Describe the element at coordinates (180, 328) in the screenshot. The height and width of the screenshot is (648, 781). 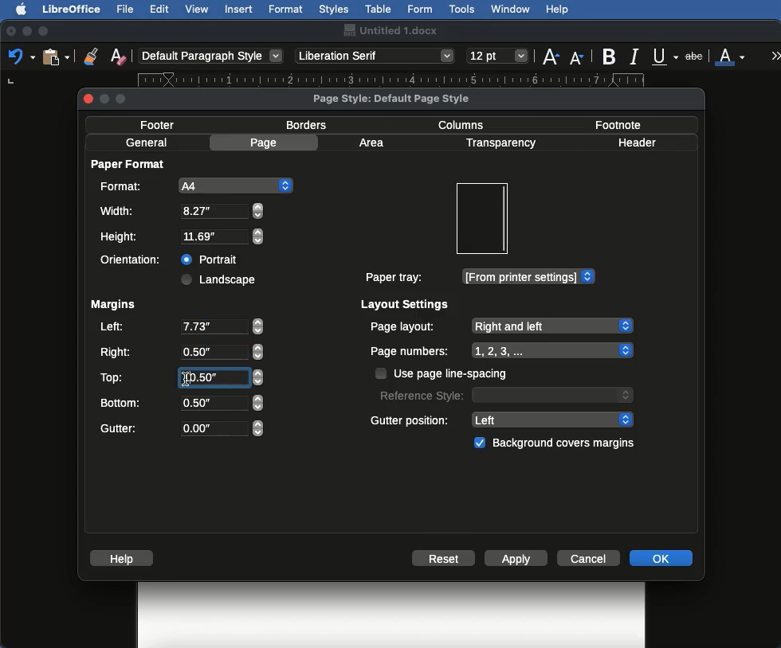
I see `Left` at that location.